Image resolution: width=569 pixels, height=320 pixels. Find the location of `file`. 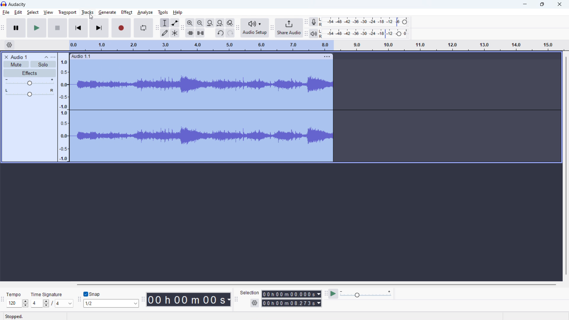

file is located at coordinates (6, 12).